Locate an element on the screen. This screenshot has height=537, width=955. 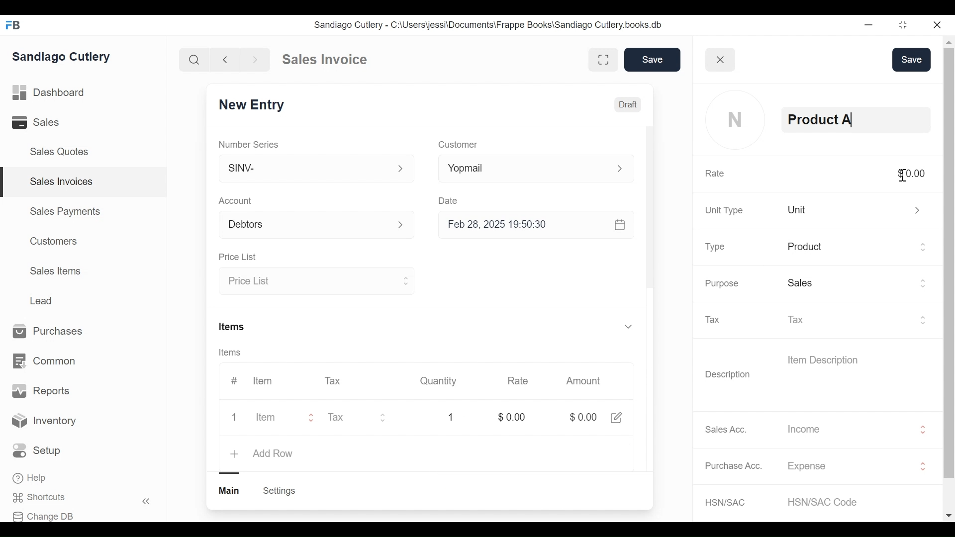
Create is located at coordinates (279, 491).